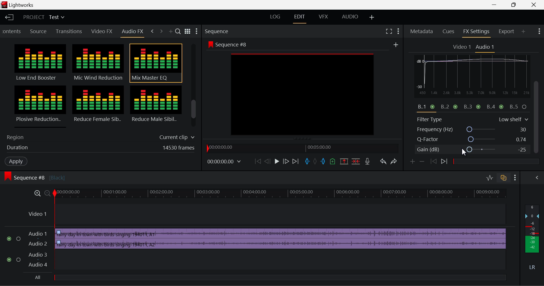 This screenshot has height=286, width=544. I want to click on Sequence #8, so click(44, 175).